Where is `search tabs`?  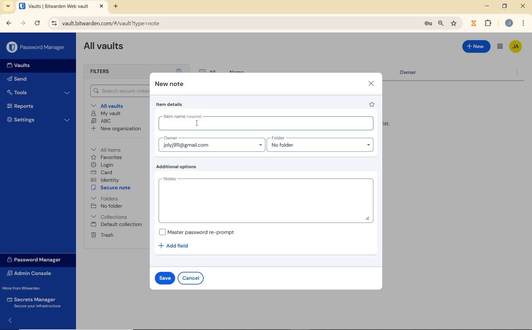
search tabs is located at coordinates (9, 7).